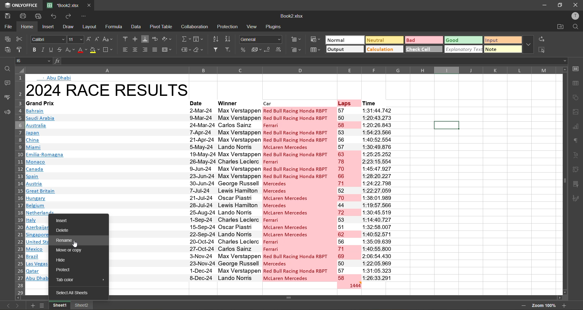 The height and width of the screenshot is (310, 583). Describe the element at coordinates (256, 49) in the screenshot. I see `accounting` at that location.